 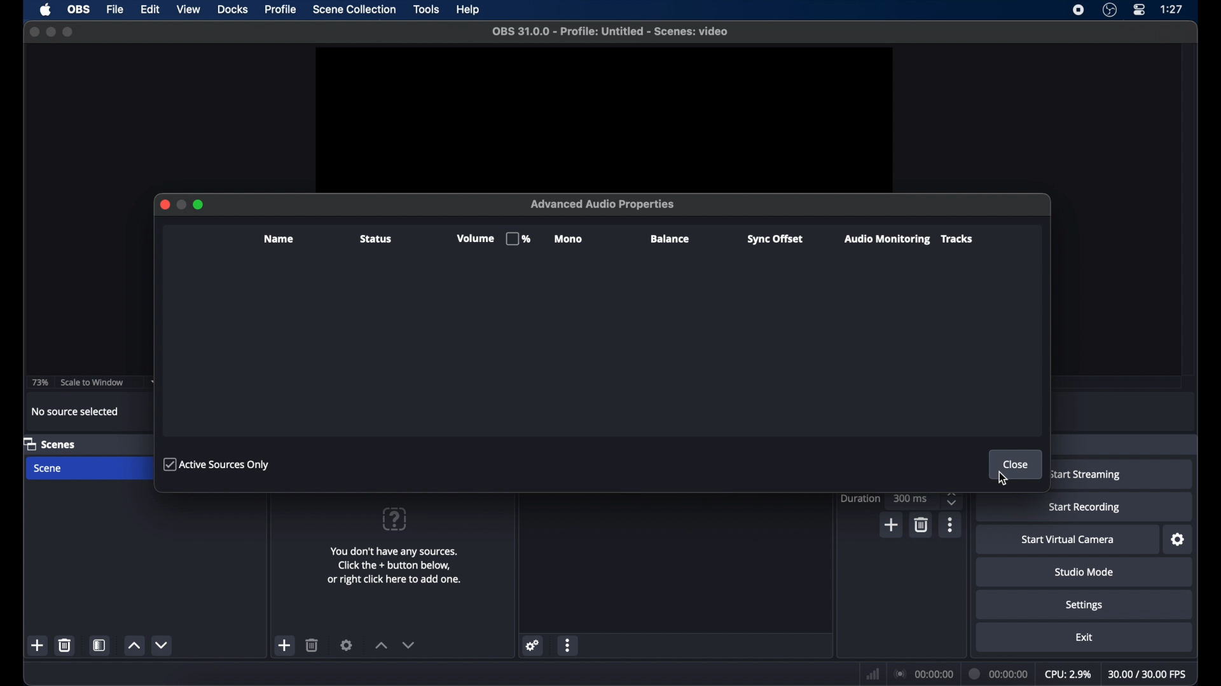 What do you see at coordinates (38, 645) in the screenshot?
I see `add` at bounding box center [38, 645].